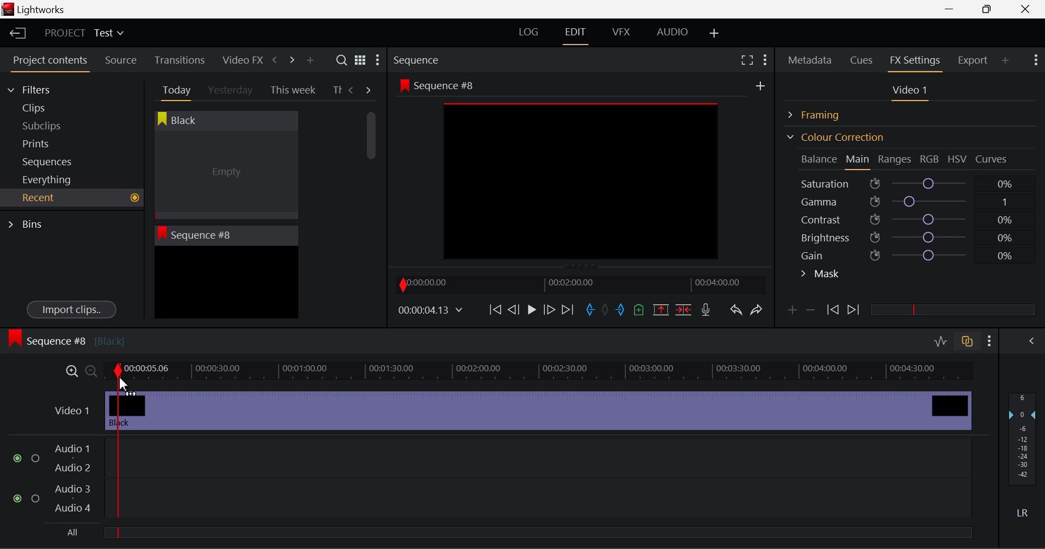 Image resolution: width=1045 pixels, height=549 pixels. Describe the element at coordinates (764, 58) in the screenshot. I see `Show Settings` at that location.